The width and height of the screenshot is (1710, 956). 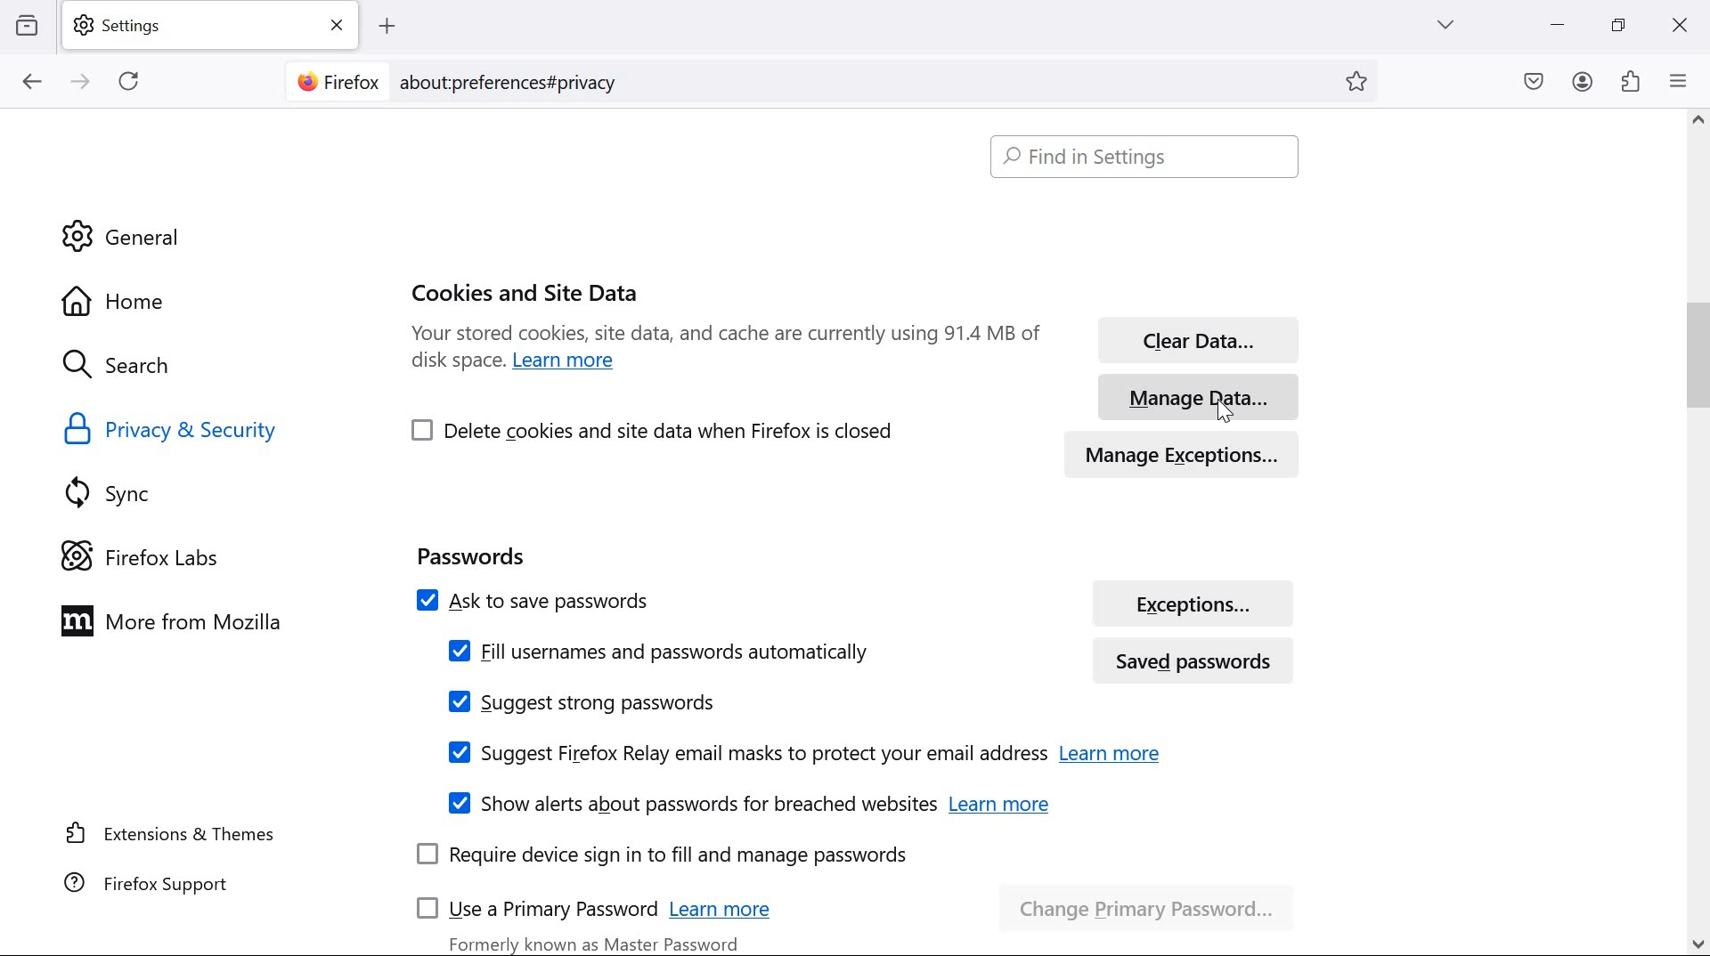 I want to click on Passwords, so click(x=470, y=553).